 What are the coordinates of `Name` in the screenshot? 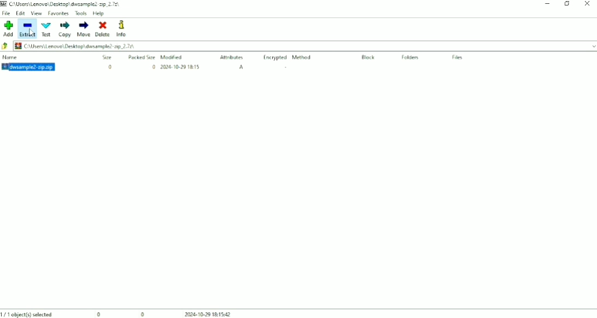 It's located at (11, 57).